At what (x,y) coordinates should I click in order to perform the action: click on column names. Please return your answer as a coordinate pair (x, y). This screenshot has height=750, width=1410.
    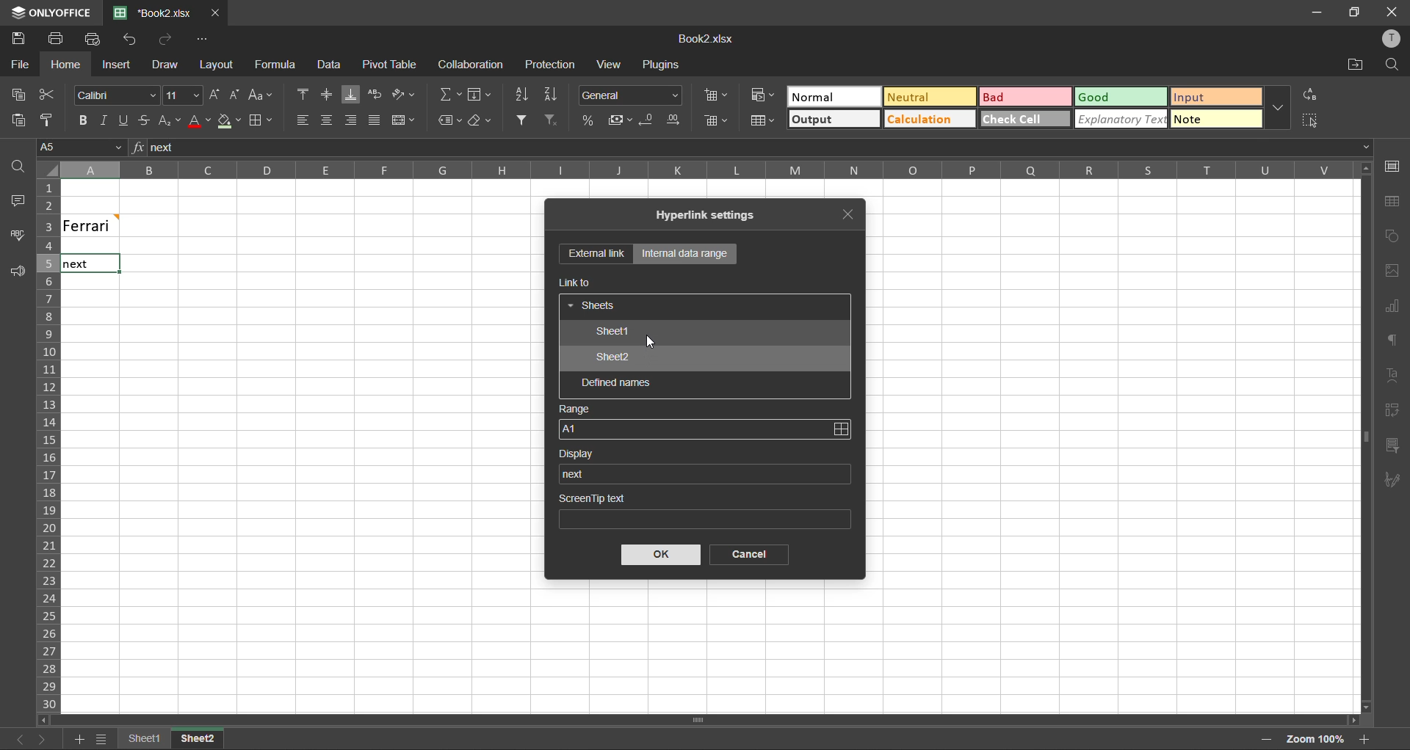
    Looking at the image, I should click on (698, 169).